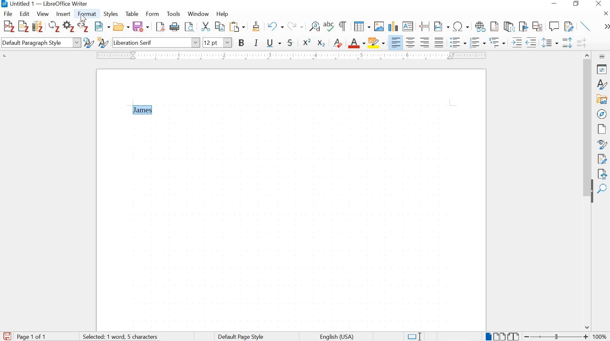 Image resolution: width=610 pixels, height=341 pixels. I want to click on cursor at format, so click(84, 19).